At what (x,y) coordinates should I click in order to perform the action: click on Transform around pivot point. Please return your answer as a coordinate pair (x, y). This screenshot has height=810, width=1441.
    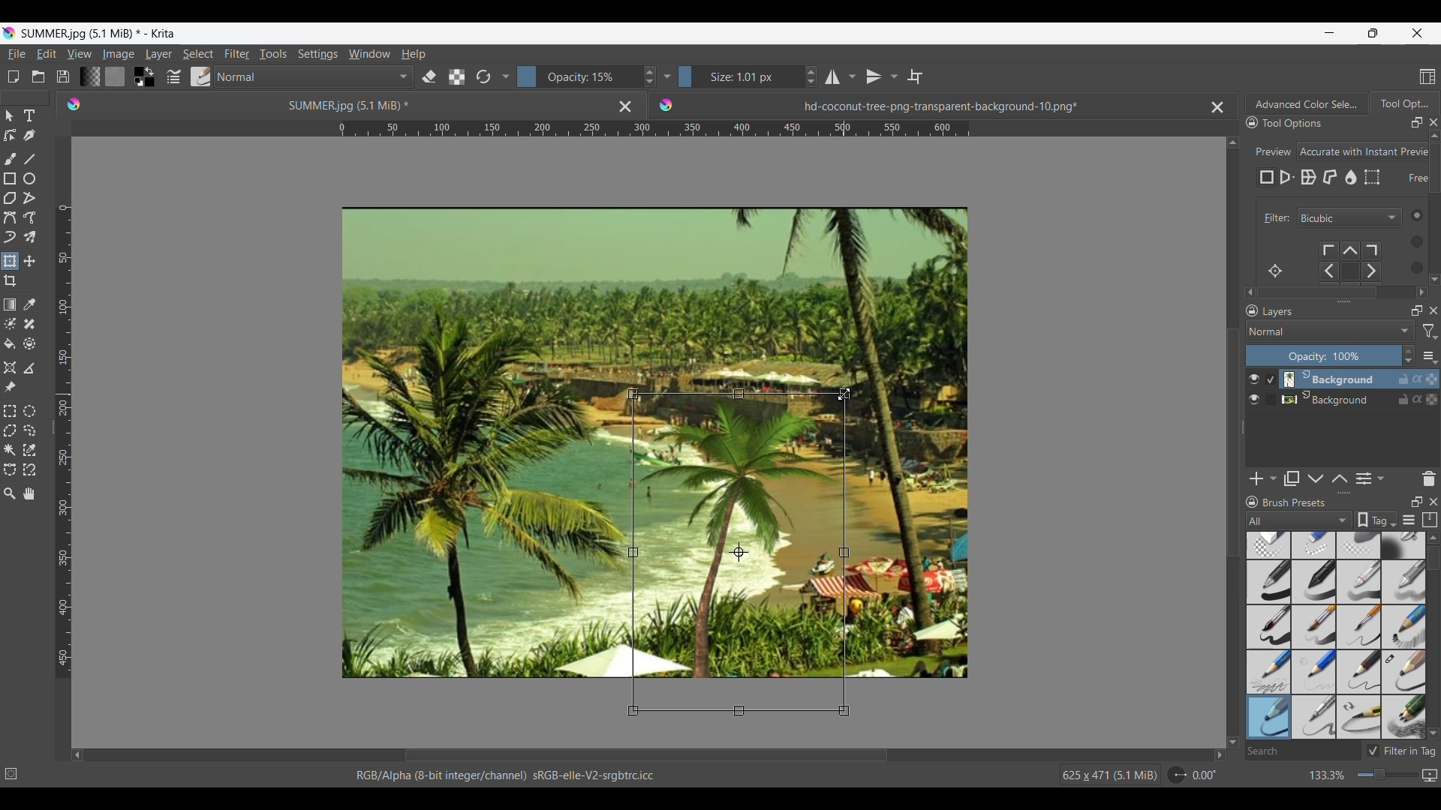
    Looking at the image, I should click on (1275, 271).